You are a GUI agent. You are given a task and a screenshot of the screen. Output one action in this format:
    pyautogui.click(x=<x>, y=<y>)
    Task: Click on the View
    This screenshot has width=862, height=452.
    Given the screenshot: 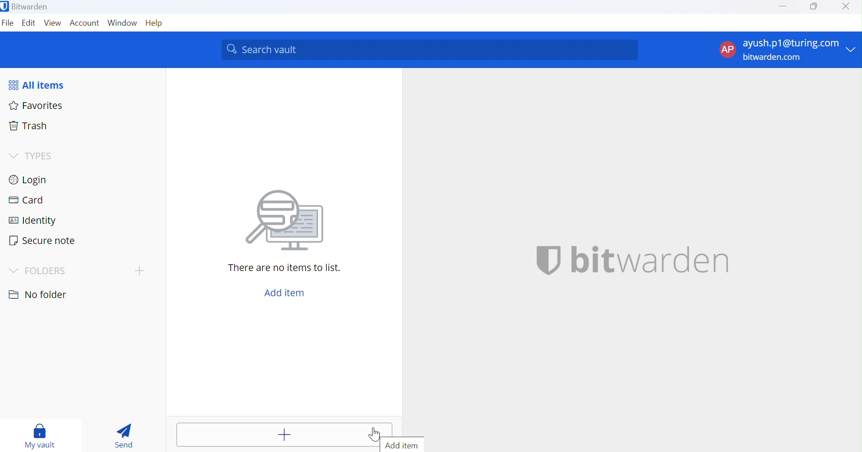 What is the action you would take?
    pyautogui.click(x=53, y=24)
    